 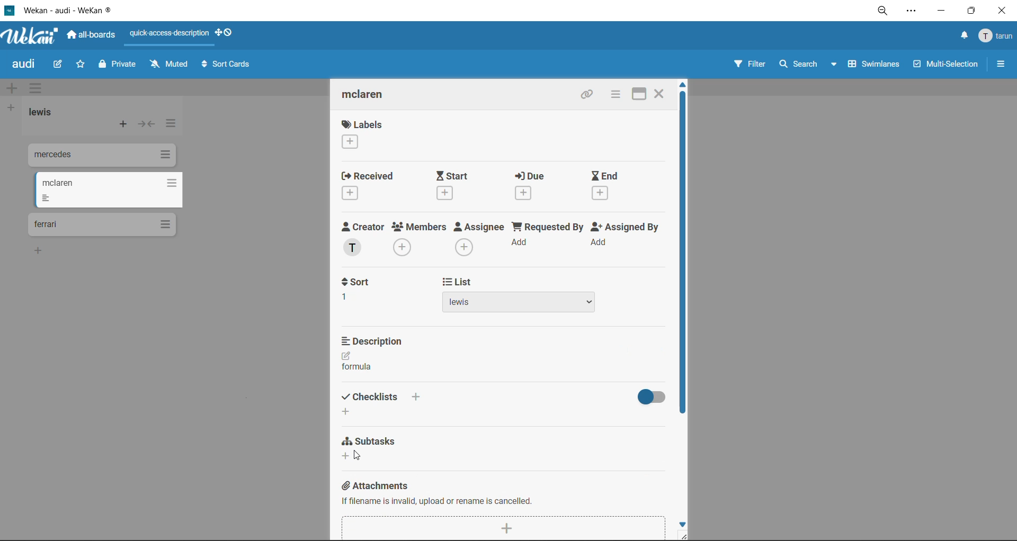 I want to click on due, so click(x=540, y=185).